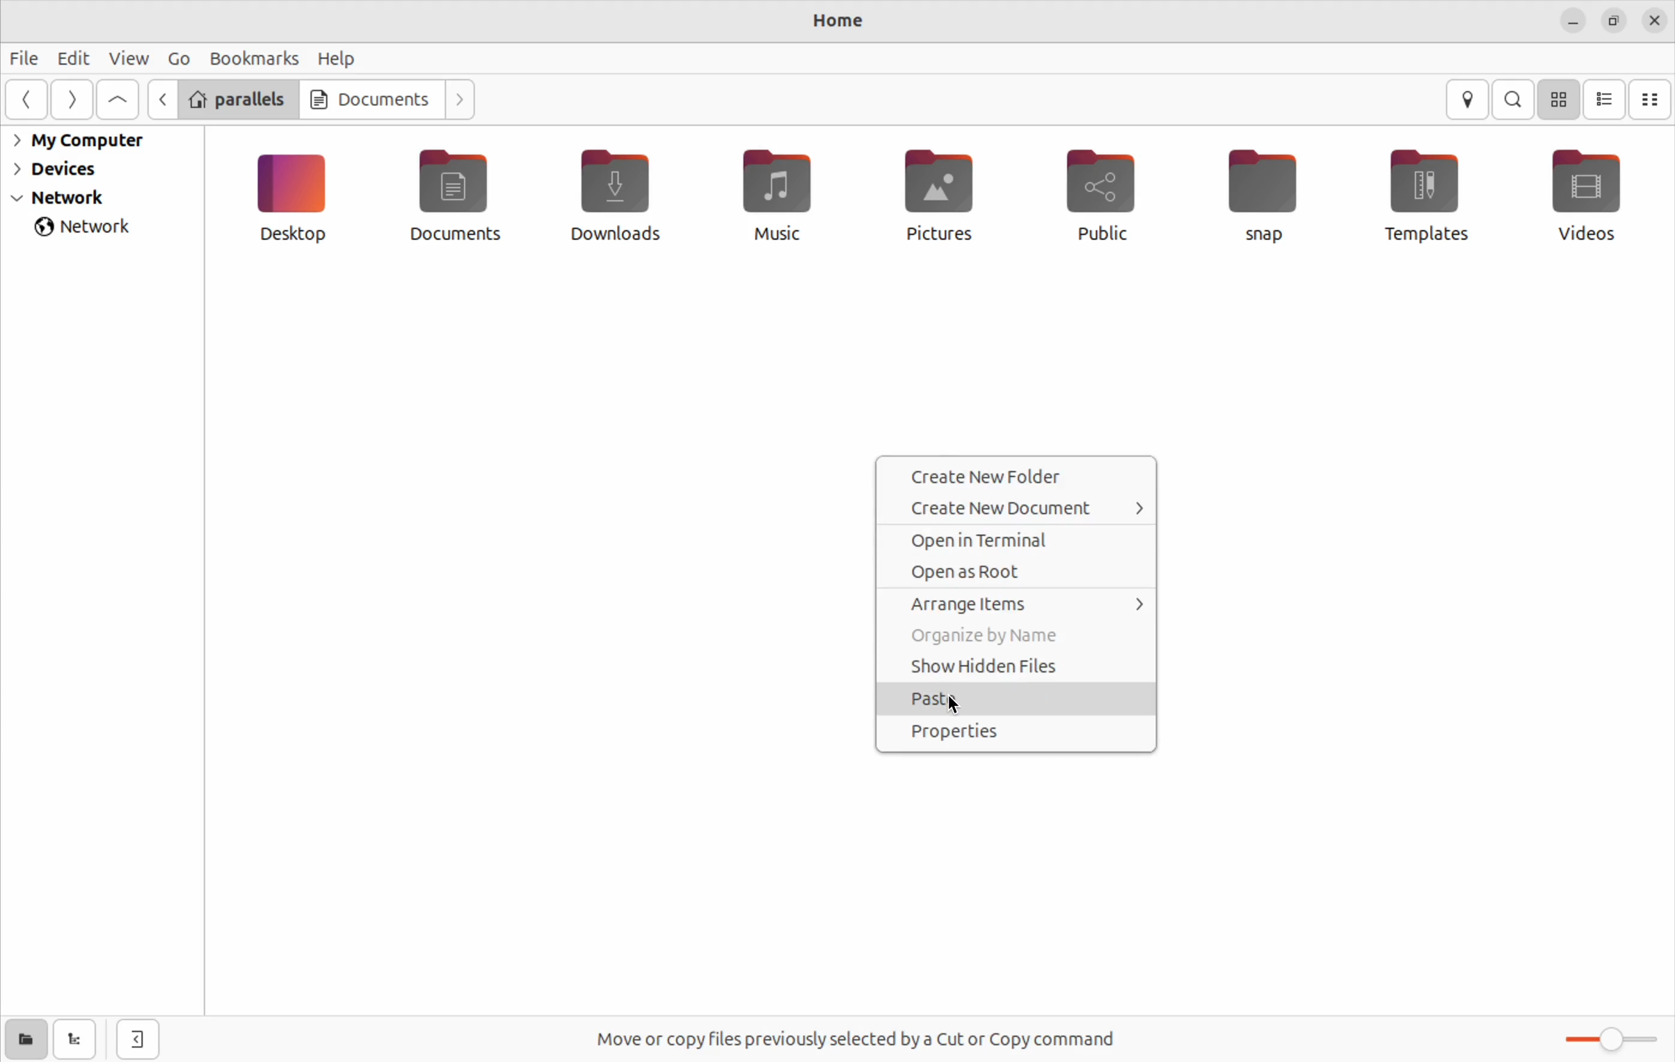 The width and height of the screenshot is (1675, 1062). Describe the element at coordinates (1013, 572) in the screenshot. I see `open as root` at that location.